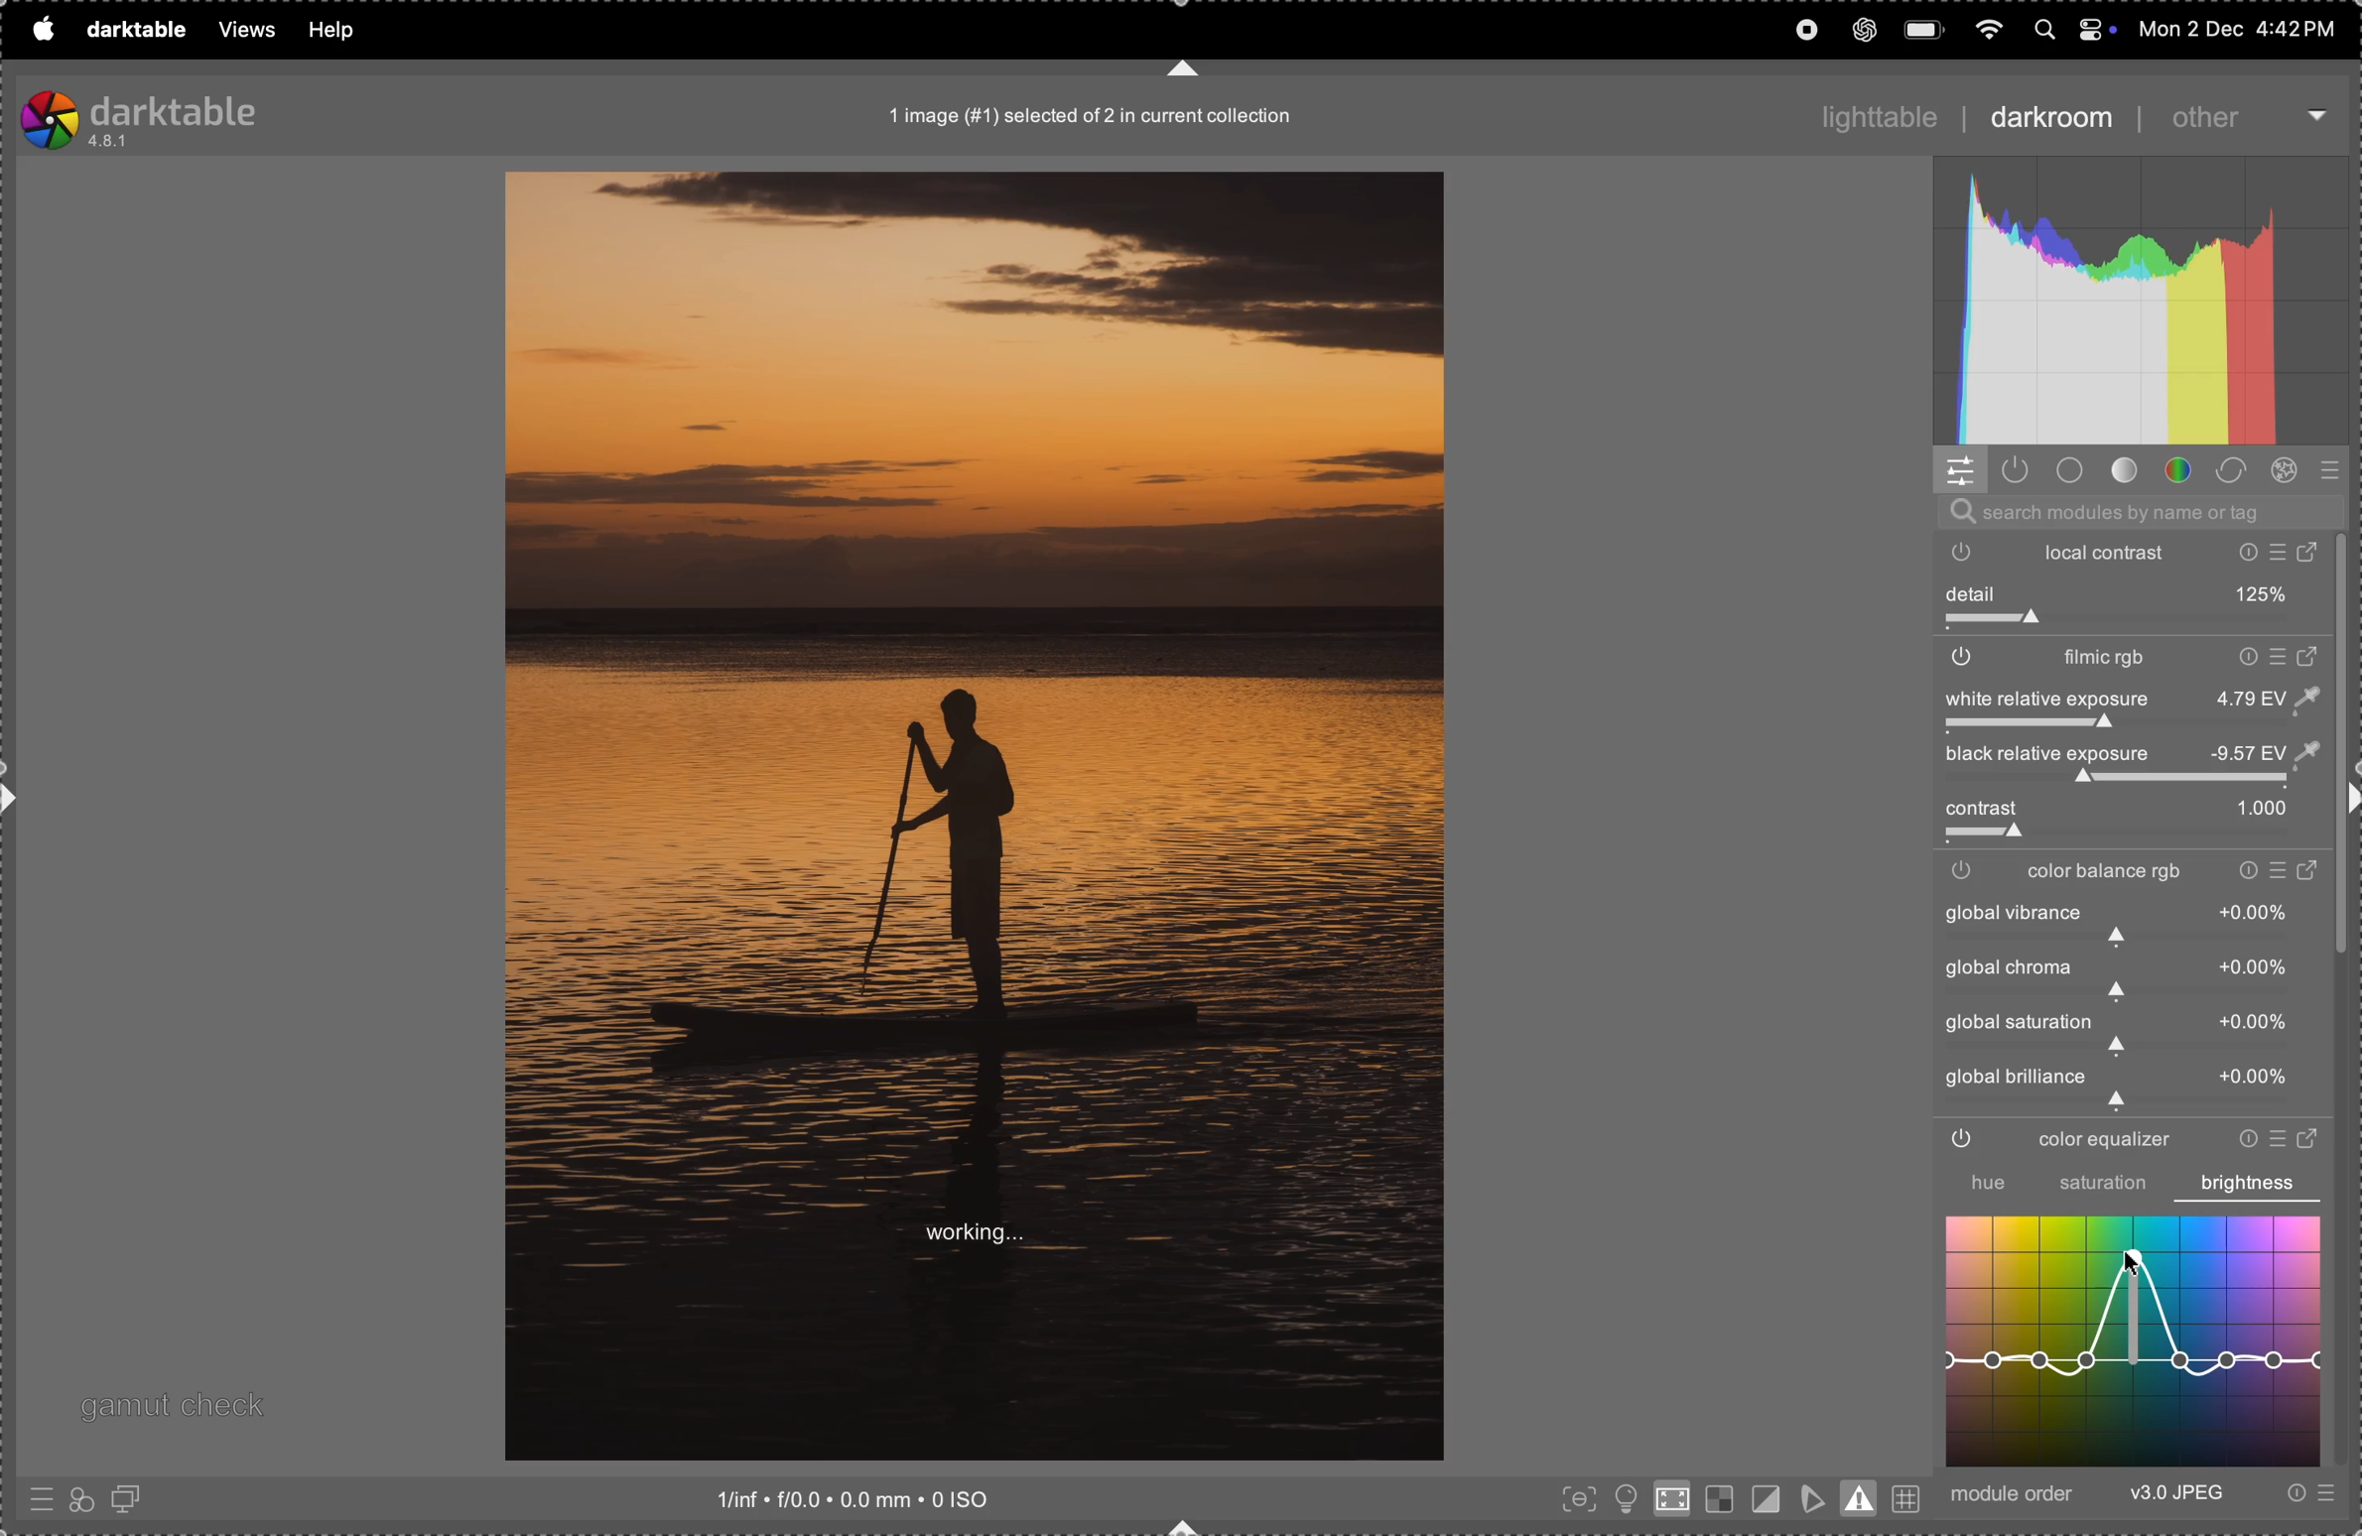 This screenshot has width=2362, height=1536. Describe the element at coordinates (2127, 976) in the screenshot. I see `global variance` at that location.